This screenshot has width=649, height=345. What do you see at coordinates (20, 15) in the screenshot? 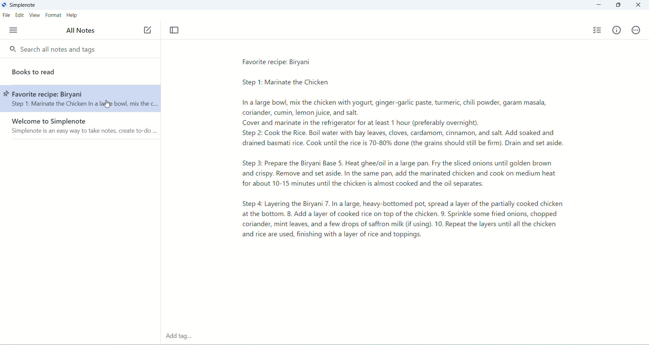
I see `edit` at bounding box center [20, 15].